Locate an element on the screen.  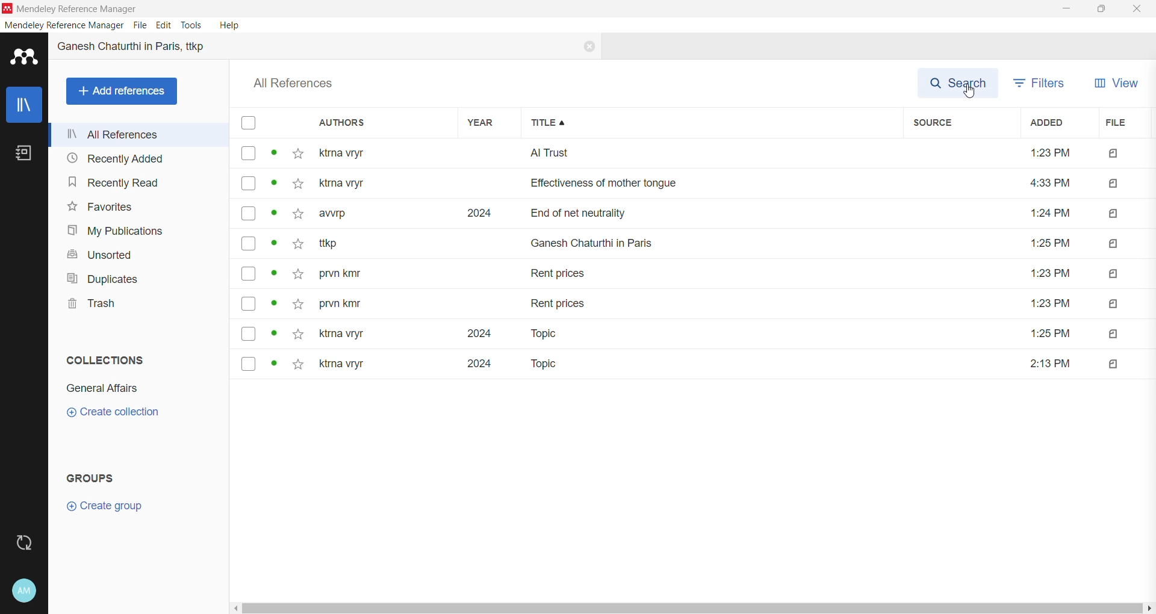
All References is located at coordinates (134, 135).